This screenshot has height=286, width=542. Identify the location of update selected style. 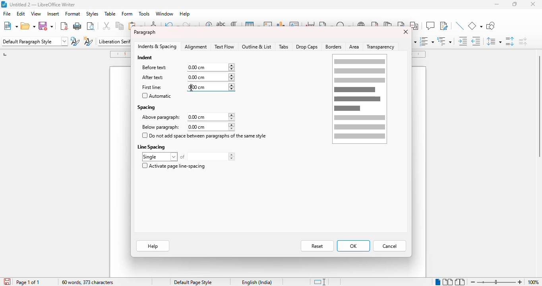
(75, 41).